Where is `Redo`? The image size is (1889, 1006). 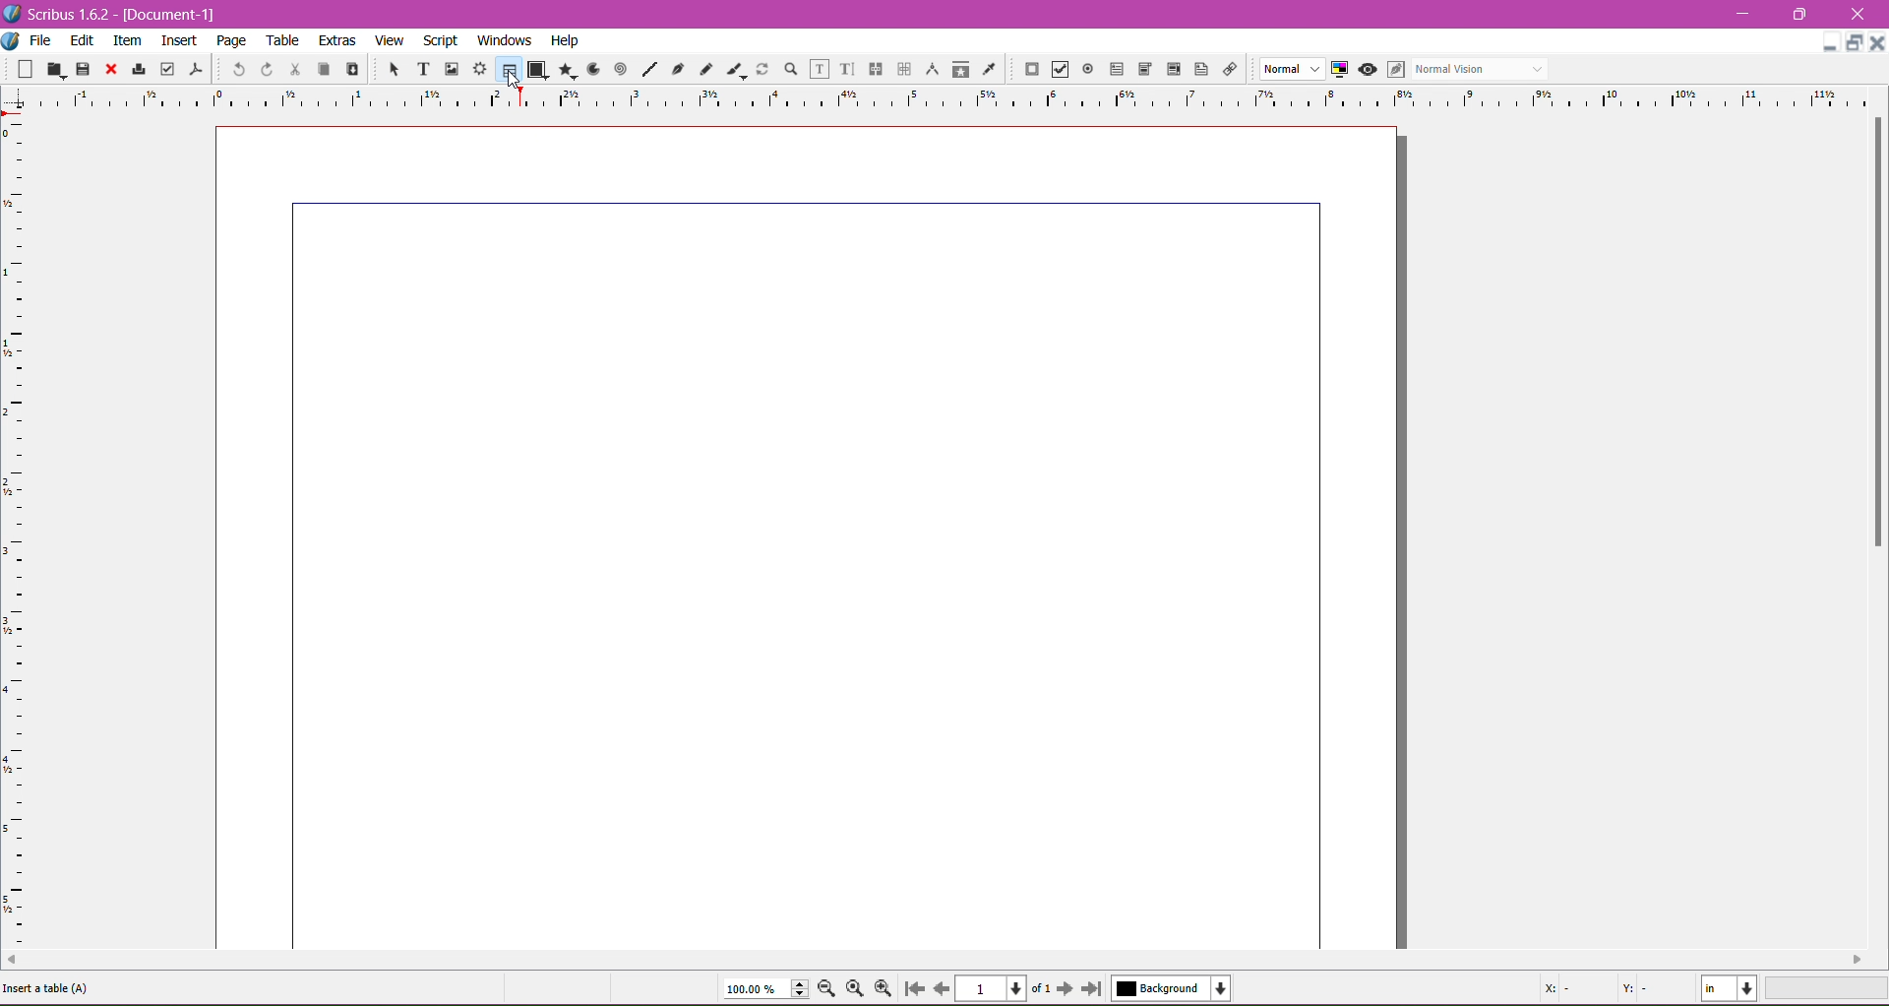 Redo is located at coordinates (264, 69).